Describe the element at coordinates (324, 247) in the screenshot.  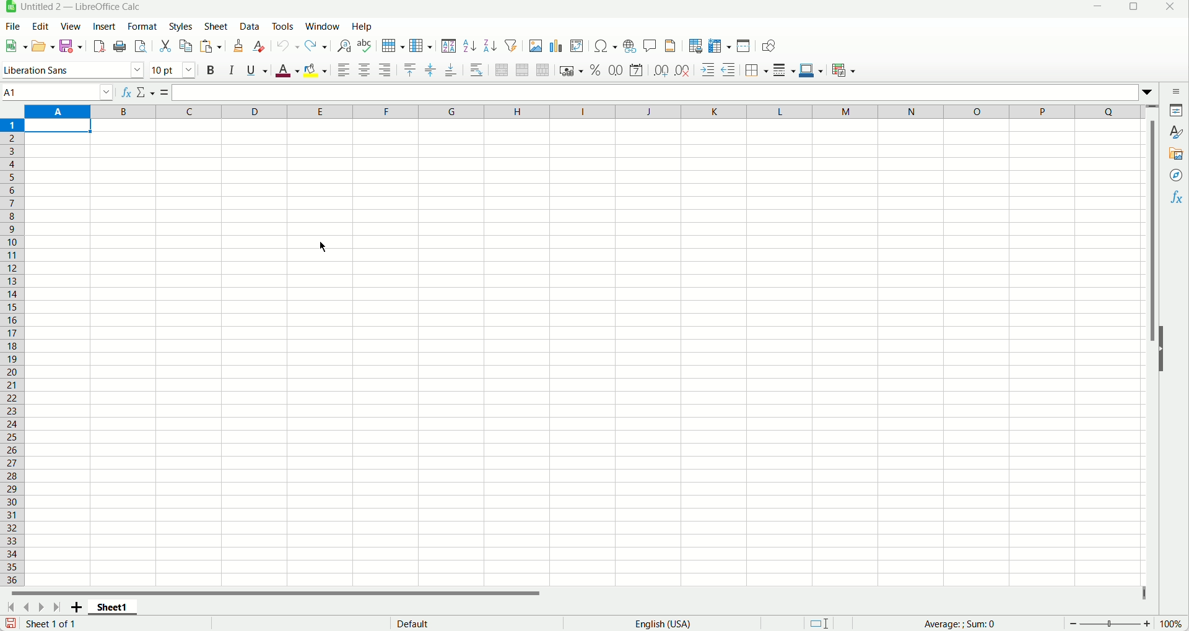
I see `Cursor` at that location.